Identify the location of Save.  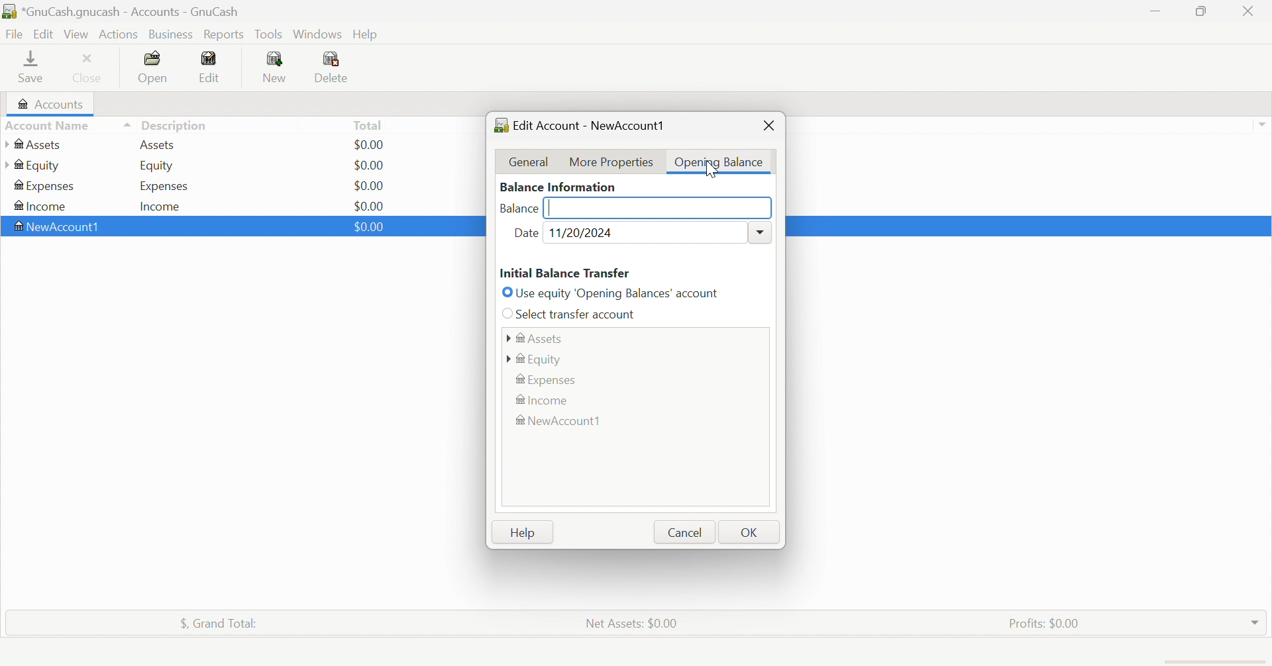
(32, 68).